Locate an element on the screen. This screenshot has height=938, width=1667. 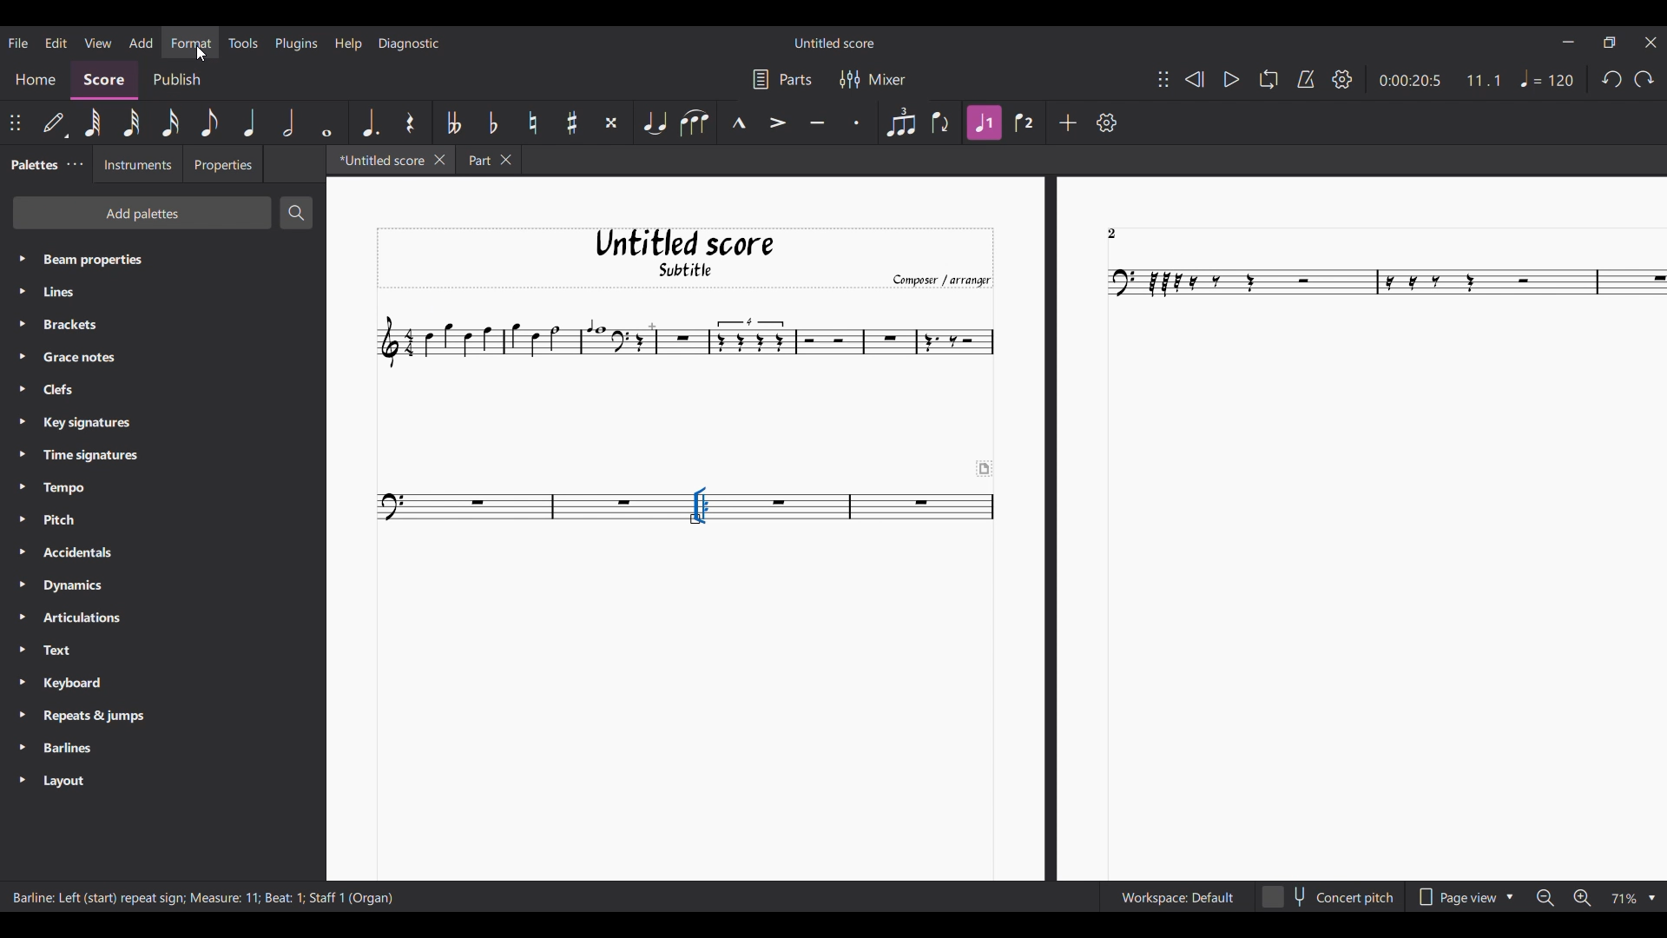
Tools menu is located at coordinates (243, 43).